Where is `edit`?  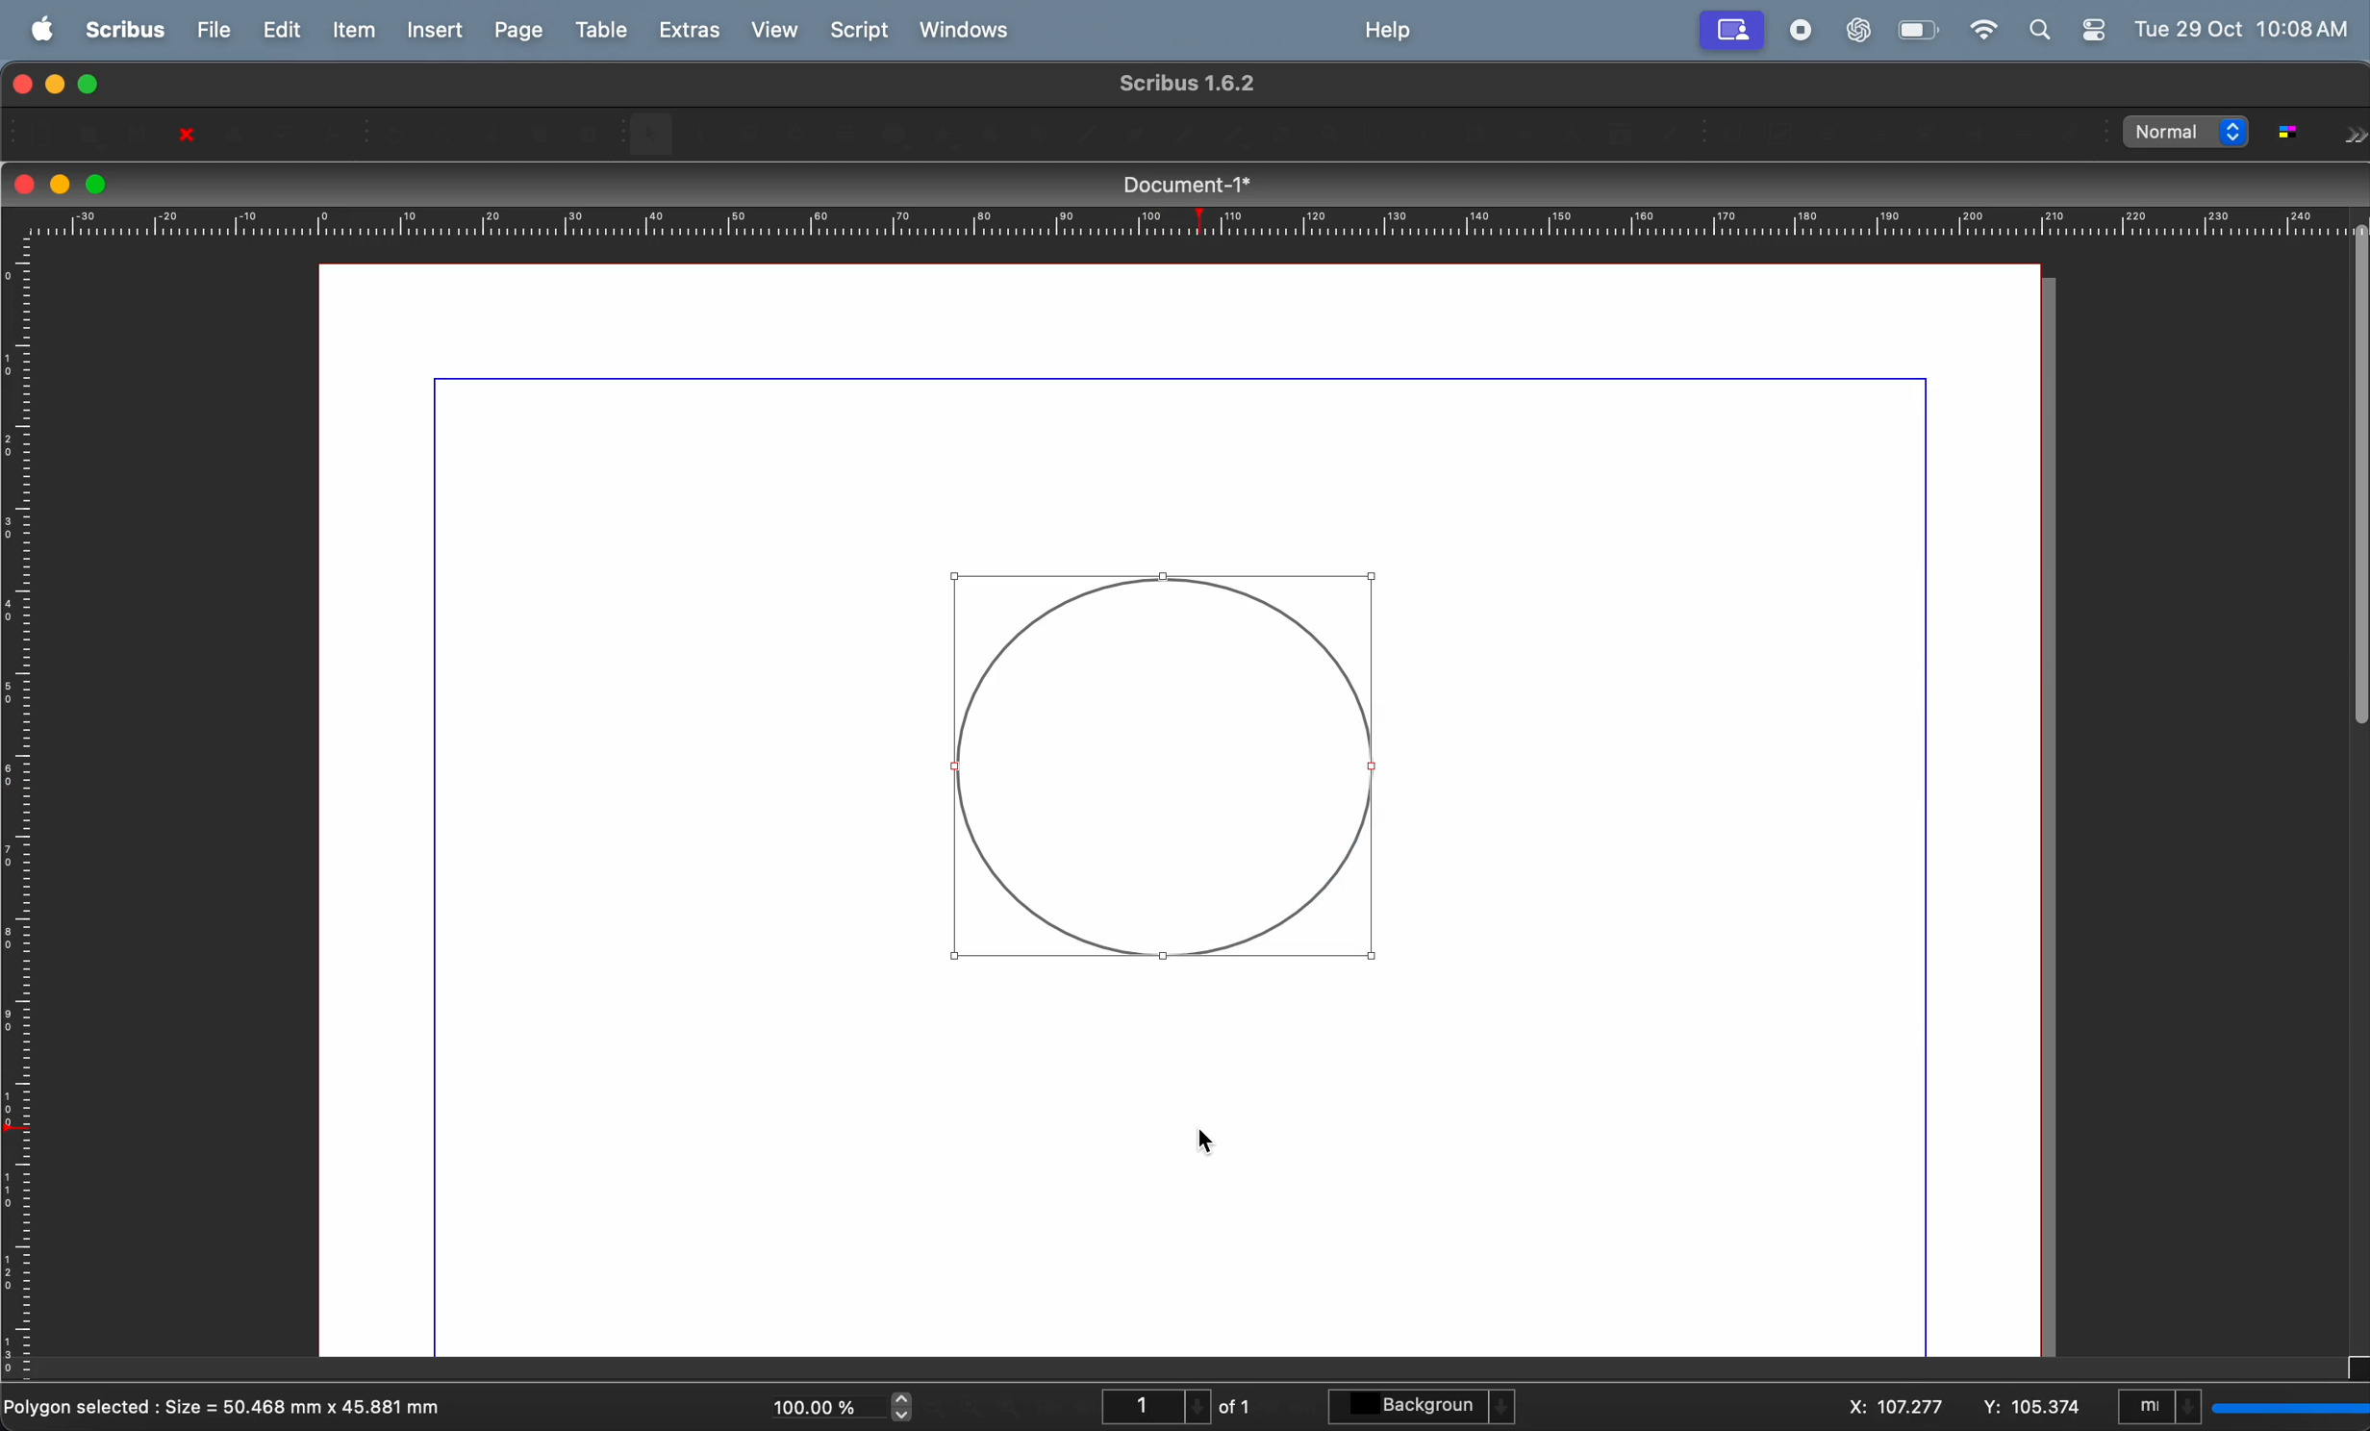 edit is located at coordinates (274, 30).